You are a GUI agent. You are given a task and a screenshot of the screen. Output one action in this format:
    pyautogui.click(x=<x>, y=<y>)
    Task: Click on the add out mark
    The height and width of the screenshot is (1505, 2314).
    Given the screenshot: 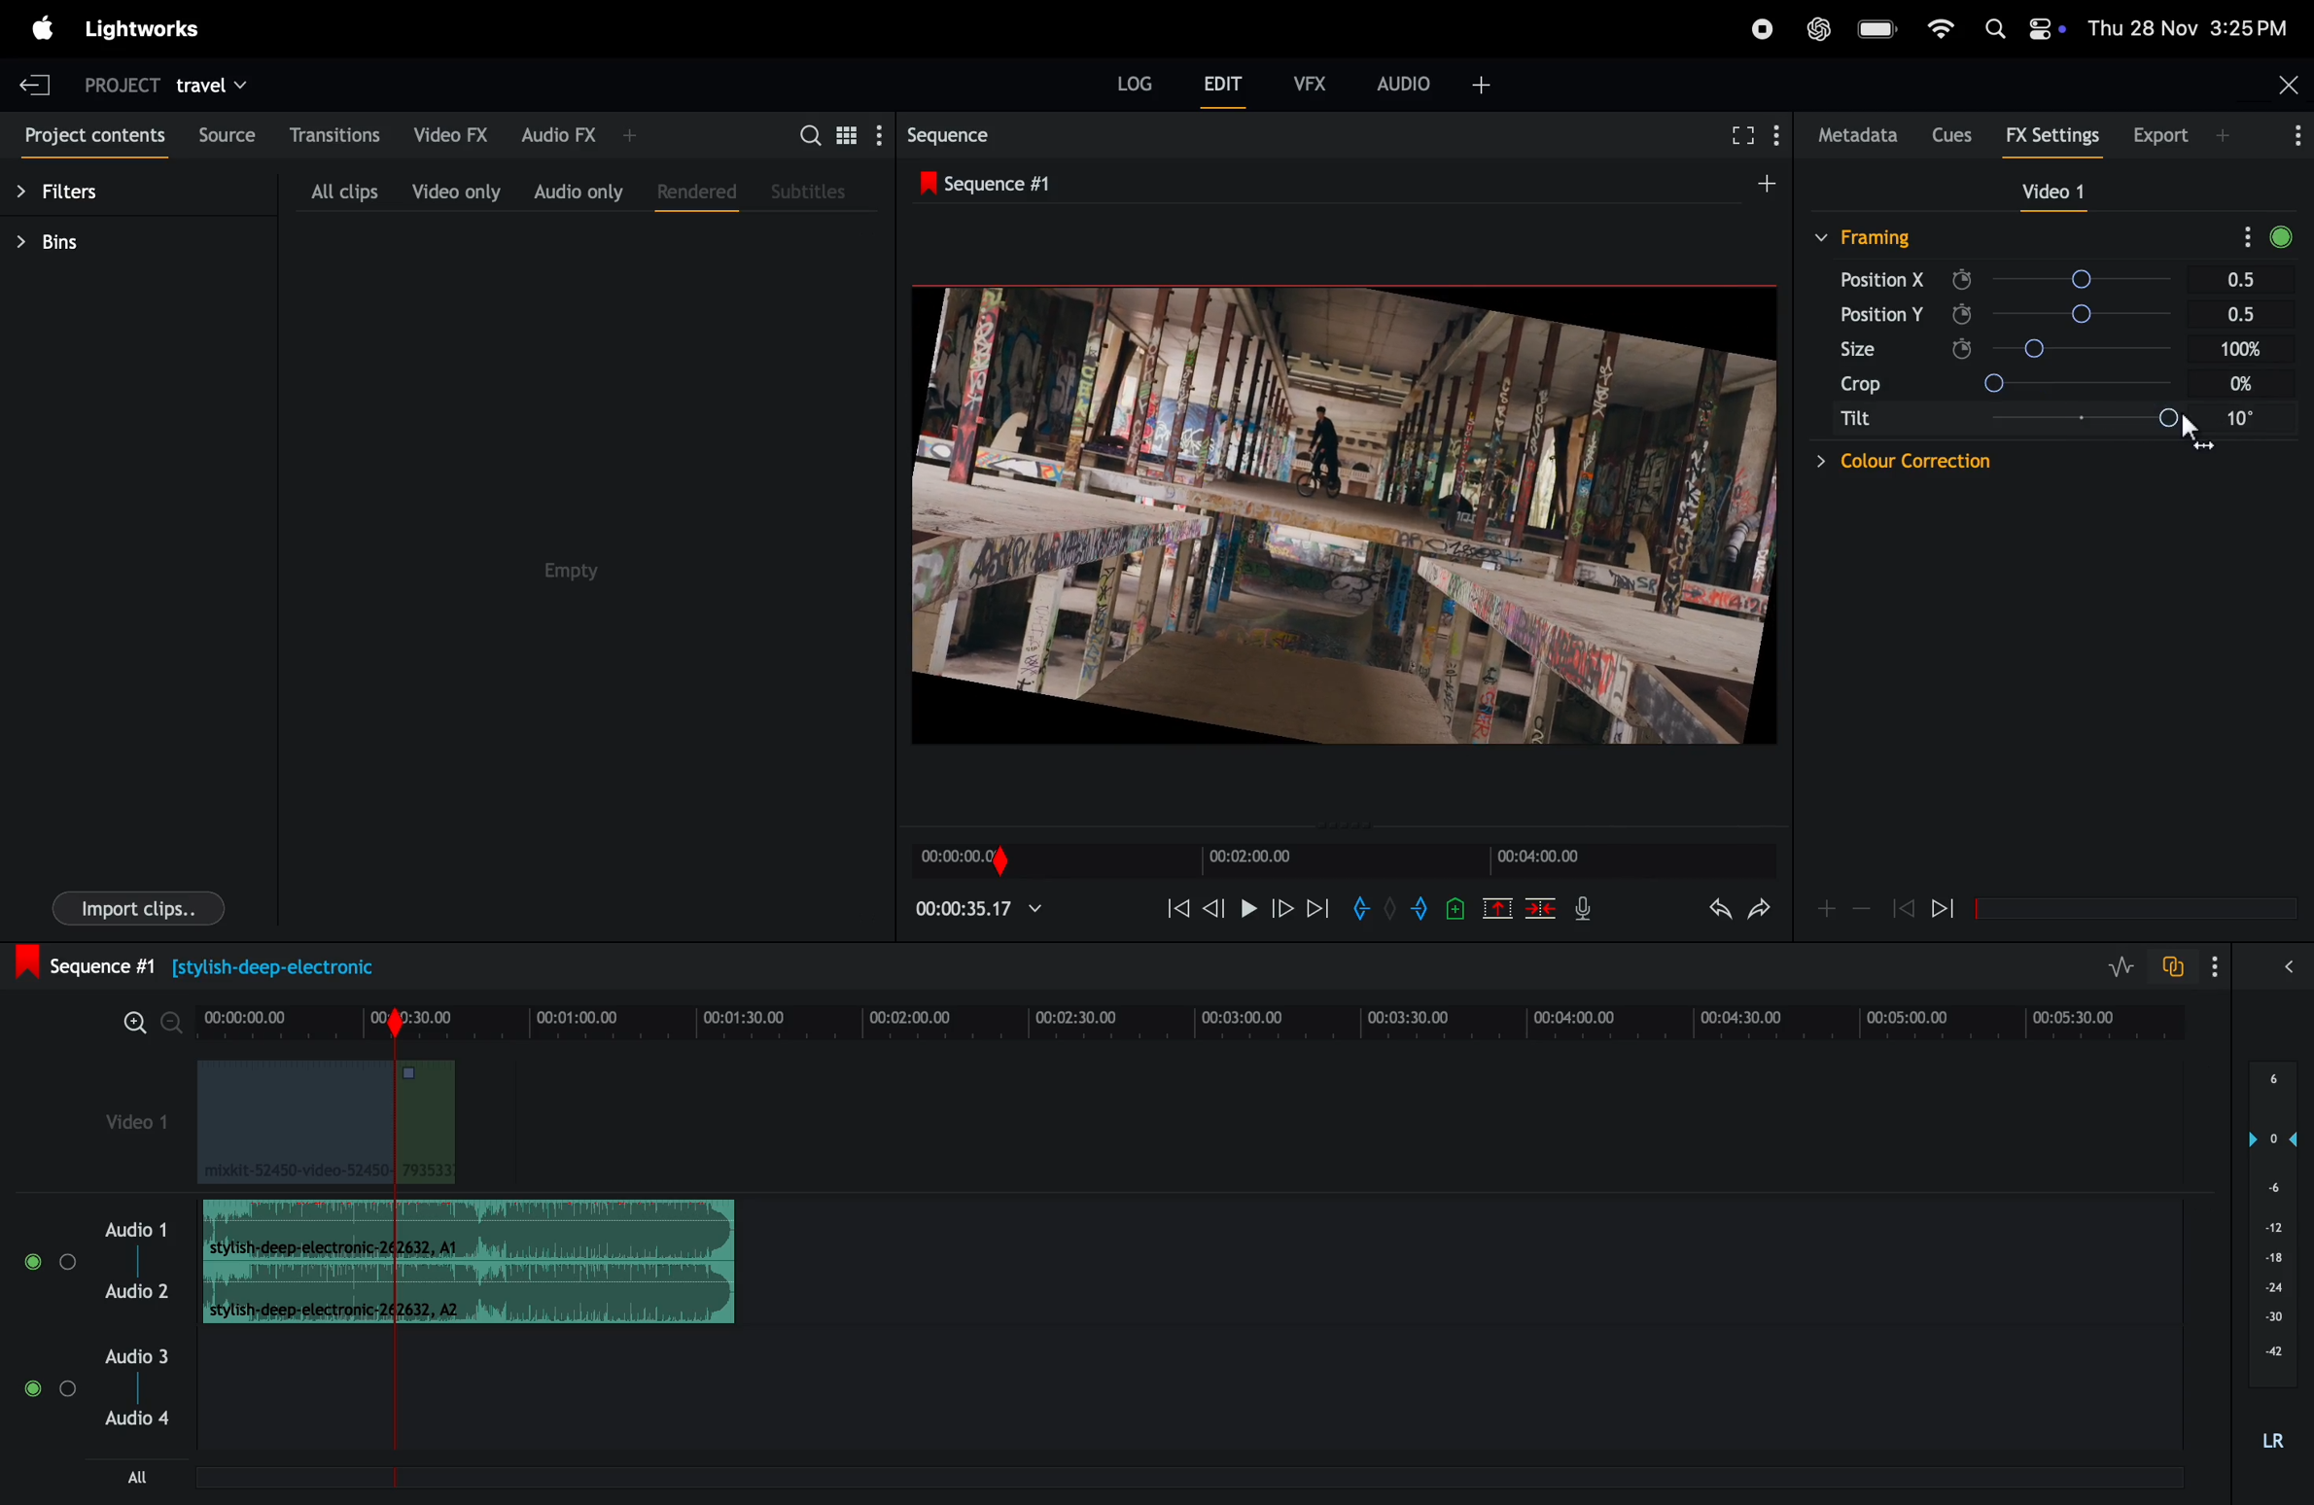 What is the action you would take?
    pyautogui.click(x=1422, y=907)
    